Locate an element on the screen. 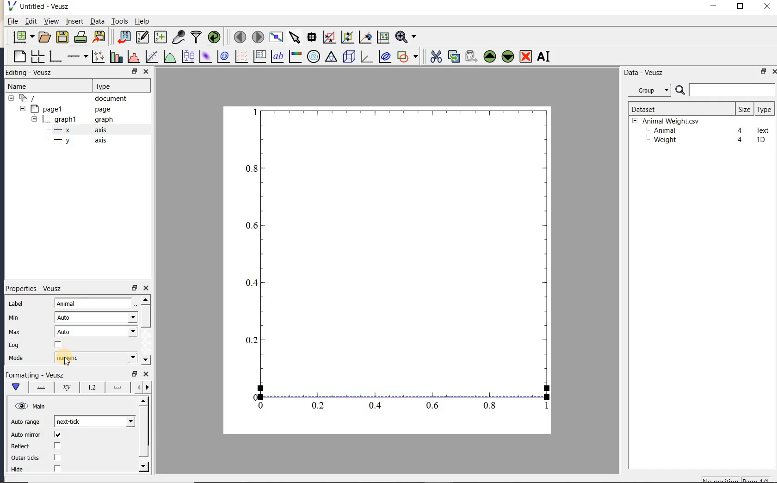 Image resolution: width=777 pixels, height=483 pixels. 3d scene is located at coordinates (348, 57).